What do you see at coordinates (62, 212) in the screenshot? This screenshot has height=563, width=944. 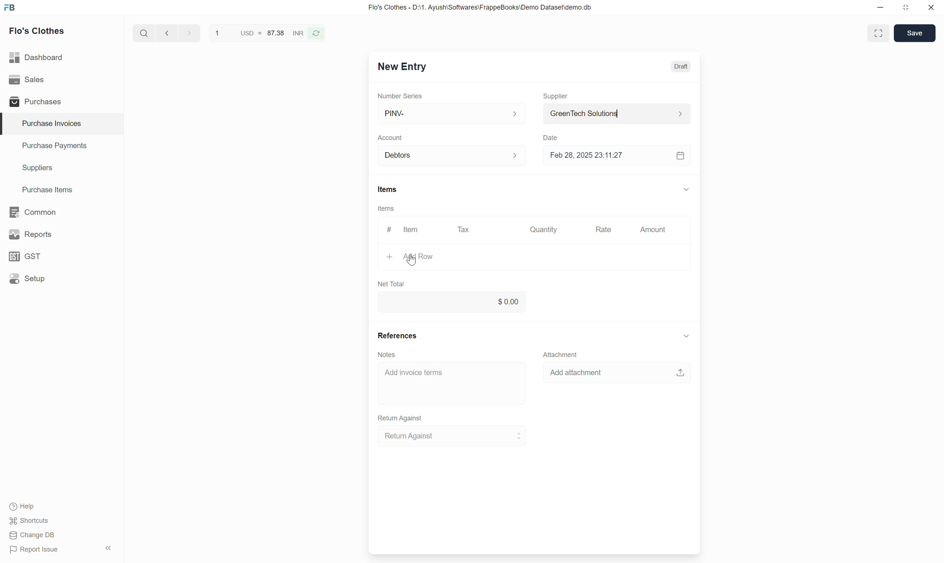 I see `Common` at bounding box center [62, 212].